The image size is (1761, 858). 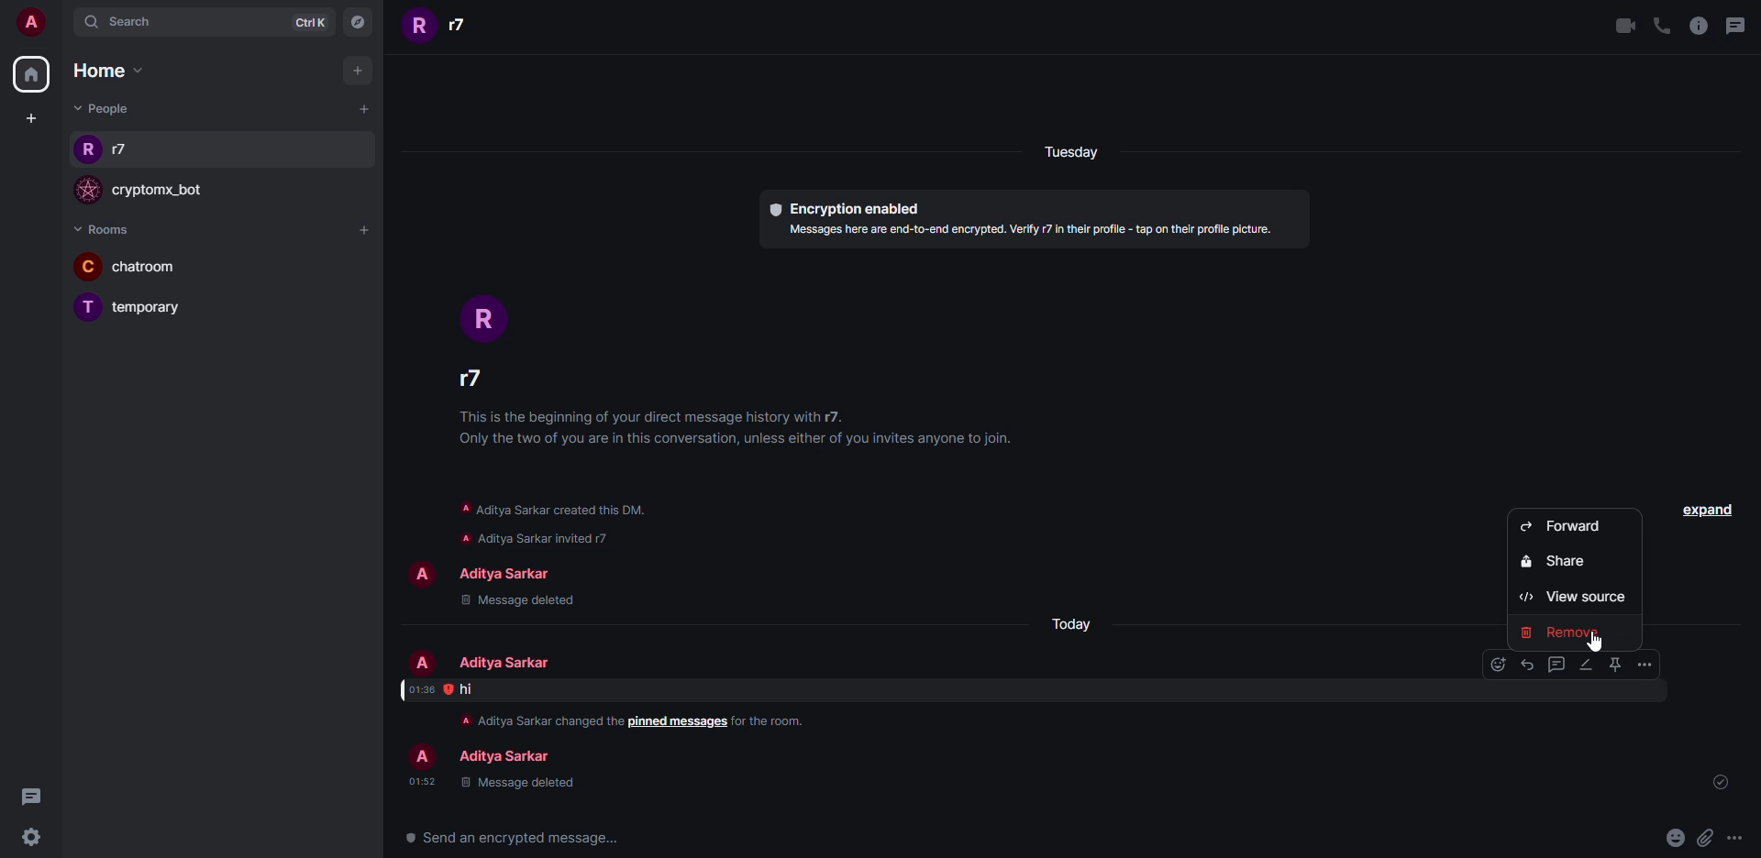 What do you see at coordinates (168, 308) in the screenshot?
I see `room` at bounding box center [168, 308].